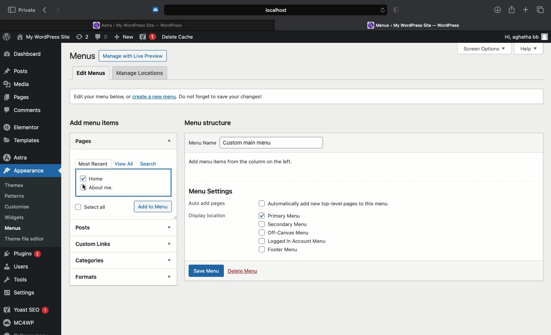 This screenshot has width=551, height=335. I want to click on About me, so click(108, 187).